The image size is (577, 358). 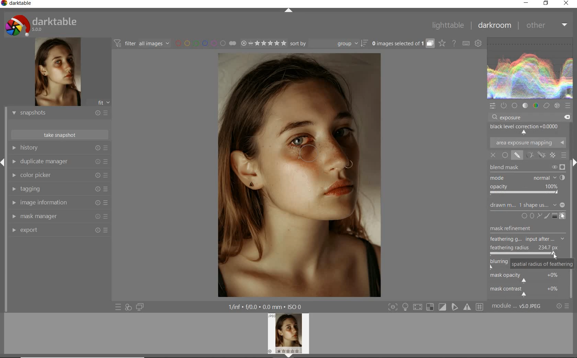 I want to click on show global preferences, so click(x=478, y=44).